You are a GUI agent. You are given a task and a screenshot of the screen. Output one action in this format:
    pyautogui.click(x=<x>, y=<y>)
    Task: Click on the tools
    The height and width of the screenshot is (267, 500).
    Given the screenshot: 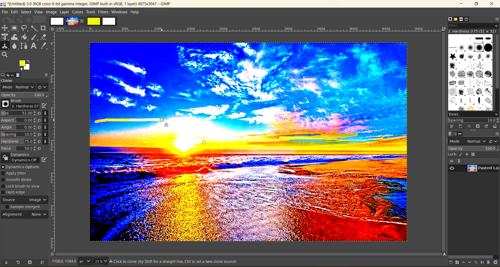 What is the action you would take?
    pyautogui.click(x=91, y=12)
    